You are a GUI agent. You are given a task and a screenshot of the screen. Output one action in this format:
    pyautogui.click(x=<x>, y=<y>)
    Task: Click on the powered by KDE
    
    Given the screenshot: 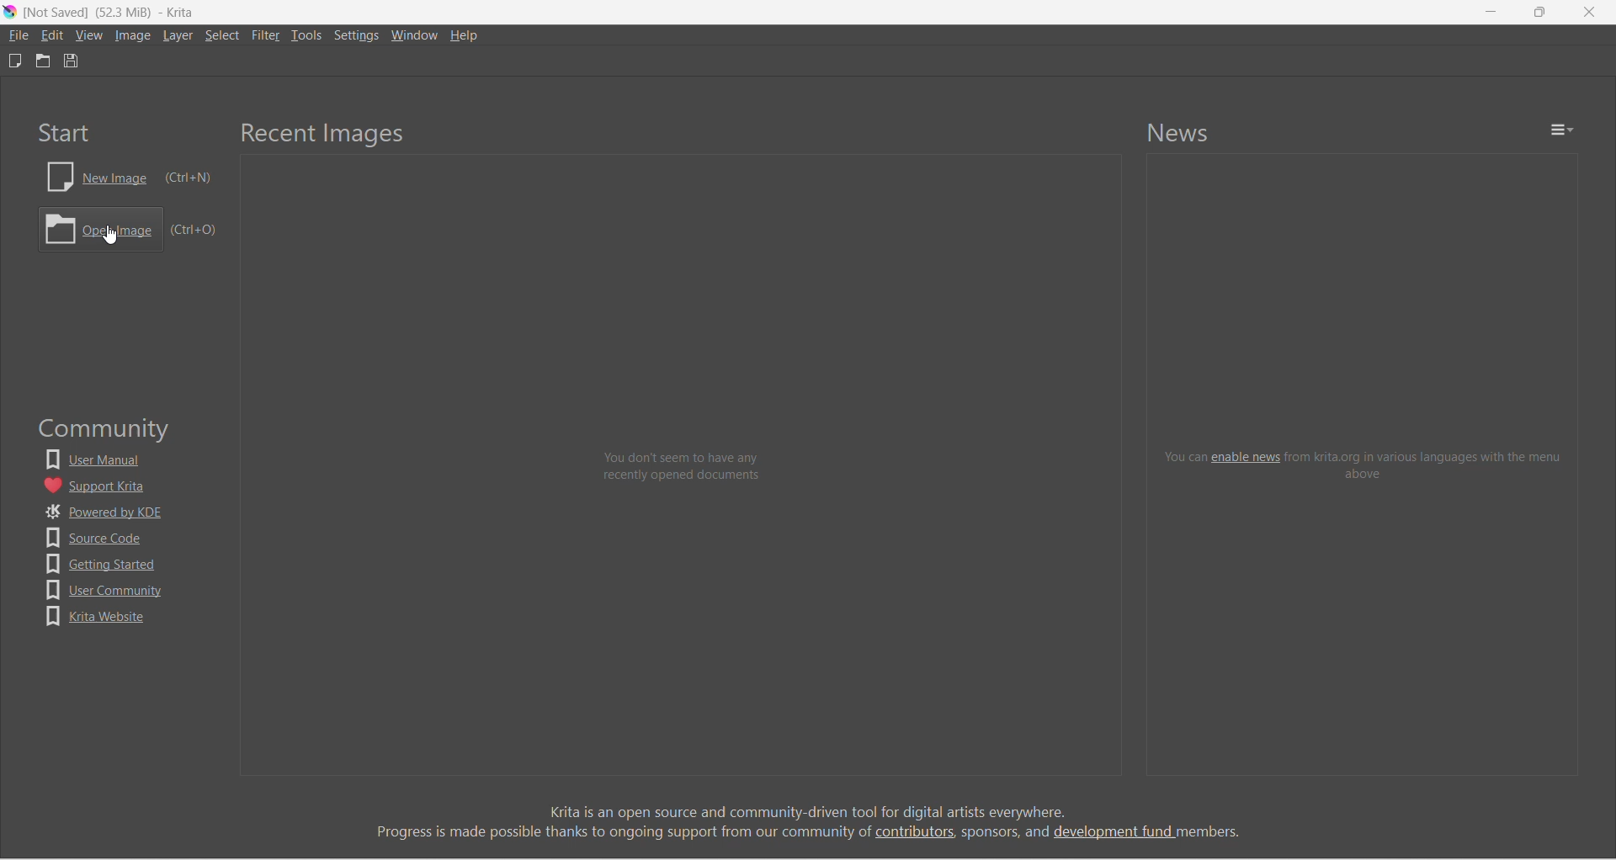 What is the action you would take?
    pyautogui.click(x=106, y=512)
    